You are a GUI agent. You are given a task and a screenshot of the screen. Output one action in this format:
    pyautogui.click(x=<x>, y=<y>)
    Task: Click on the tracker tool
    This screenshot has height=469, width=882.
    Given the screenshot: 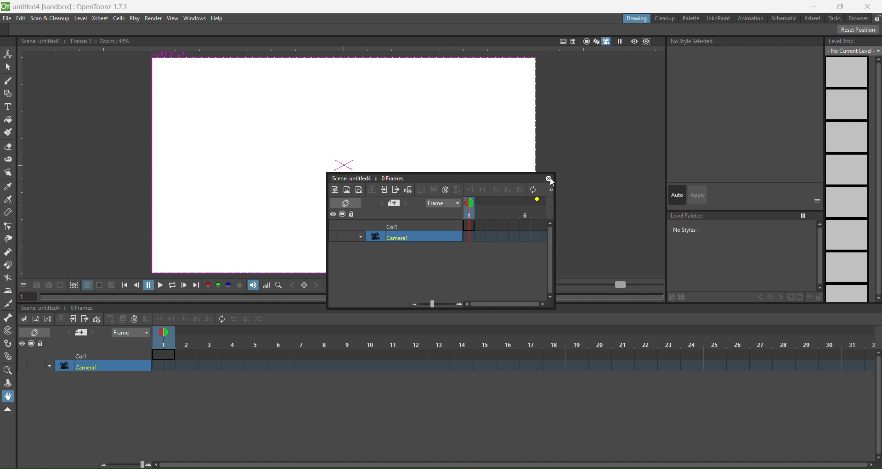 What is the action you would take?
    pyautogui.click(x=9, y=331)
    